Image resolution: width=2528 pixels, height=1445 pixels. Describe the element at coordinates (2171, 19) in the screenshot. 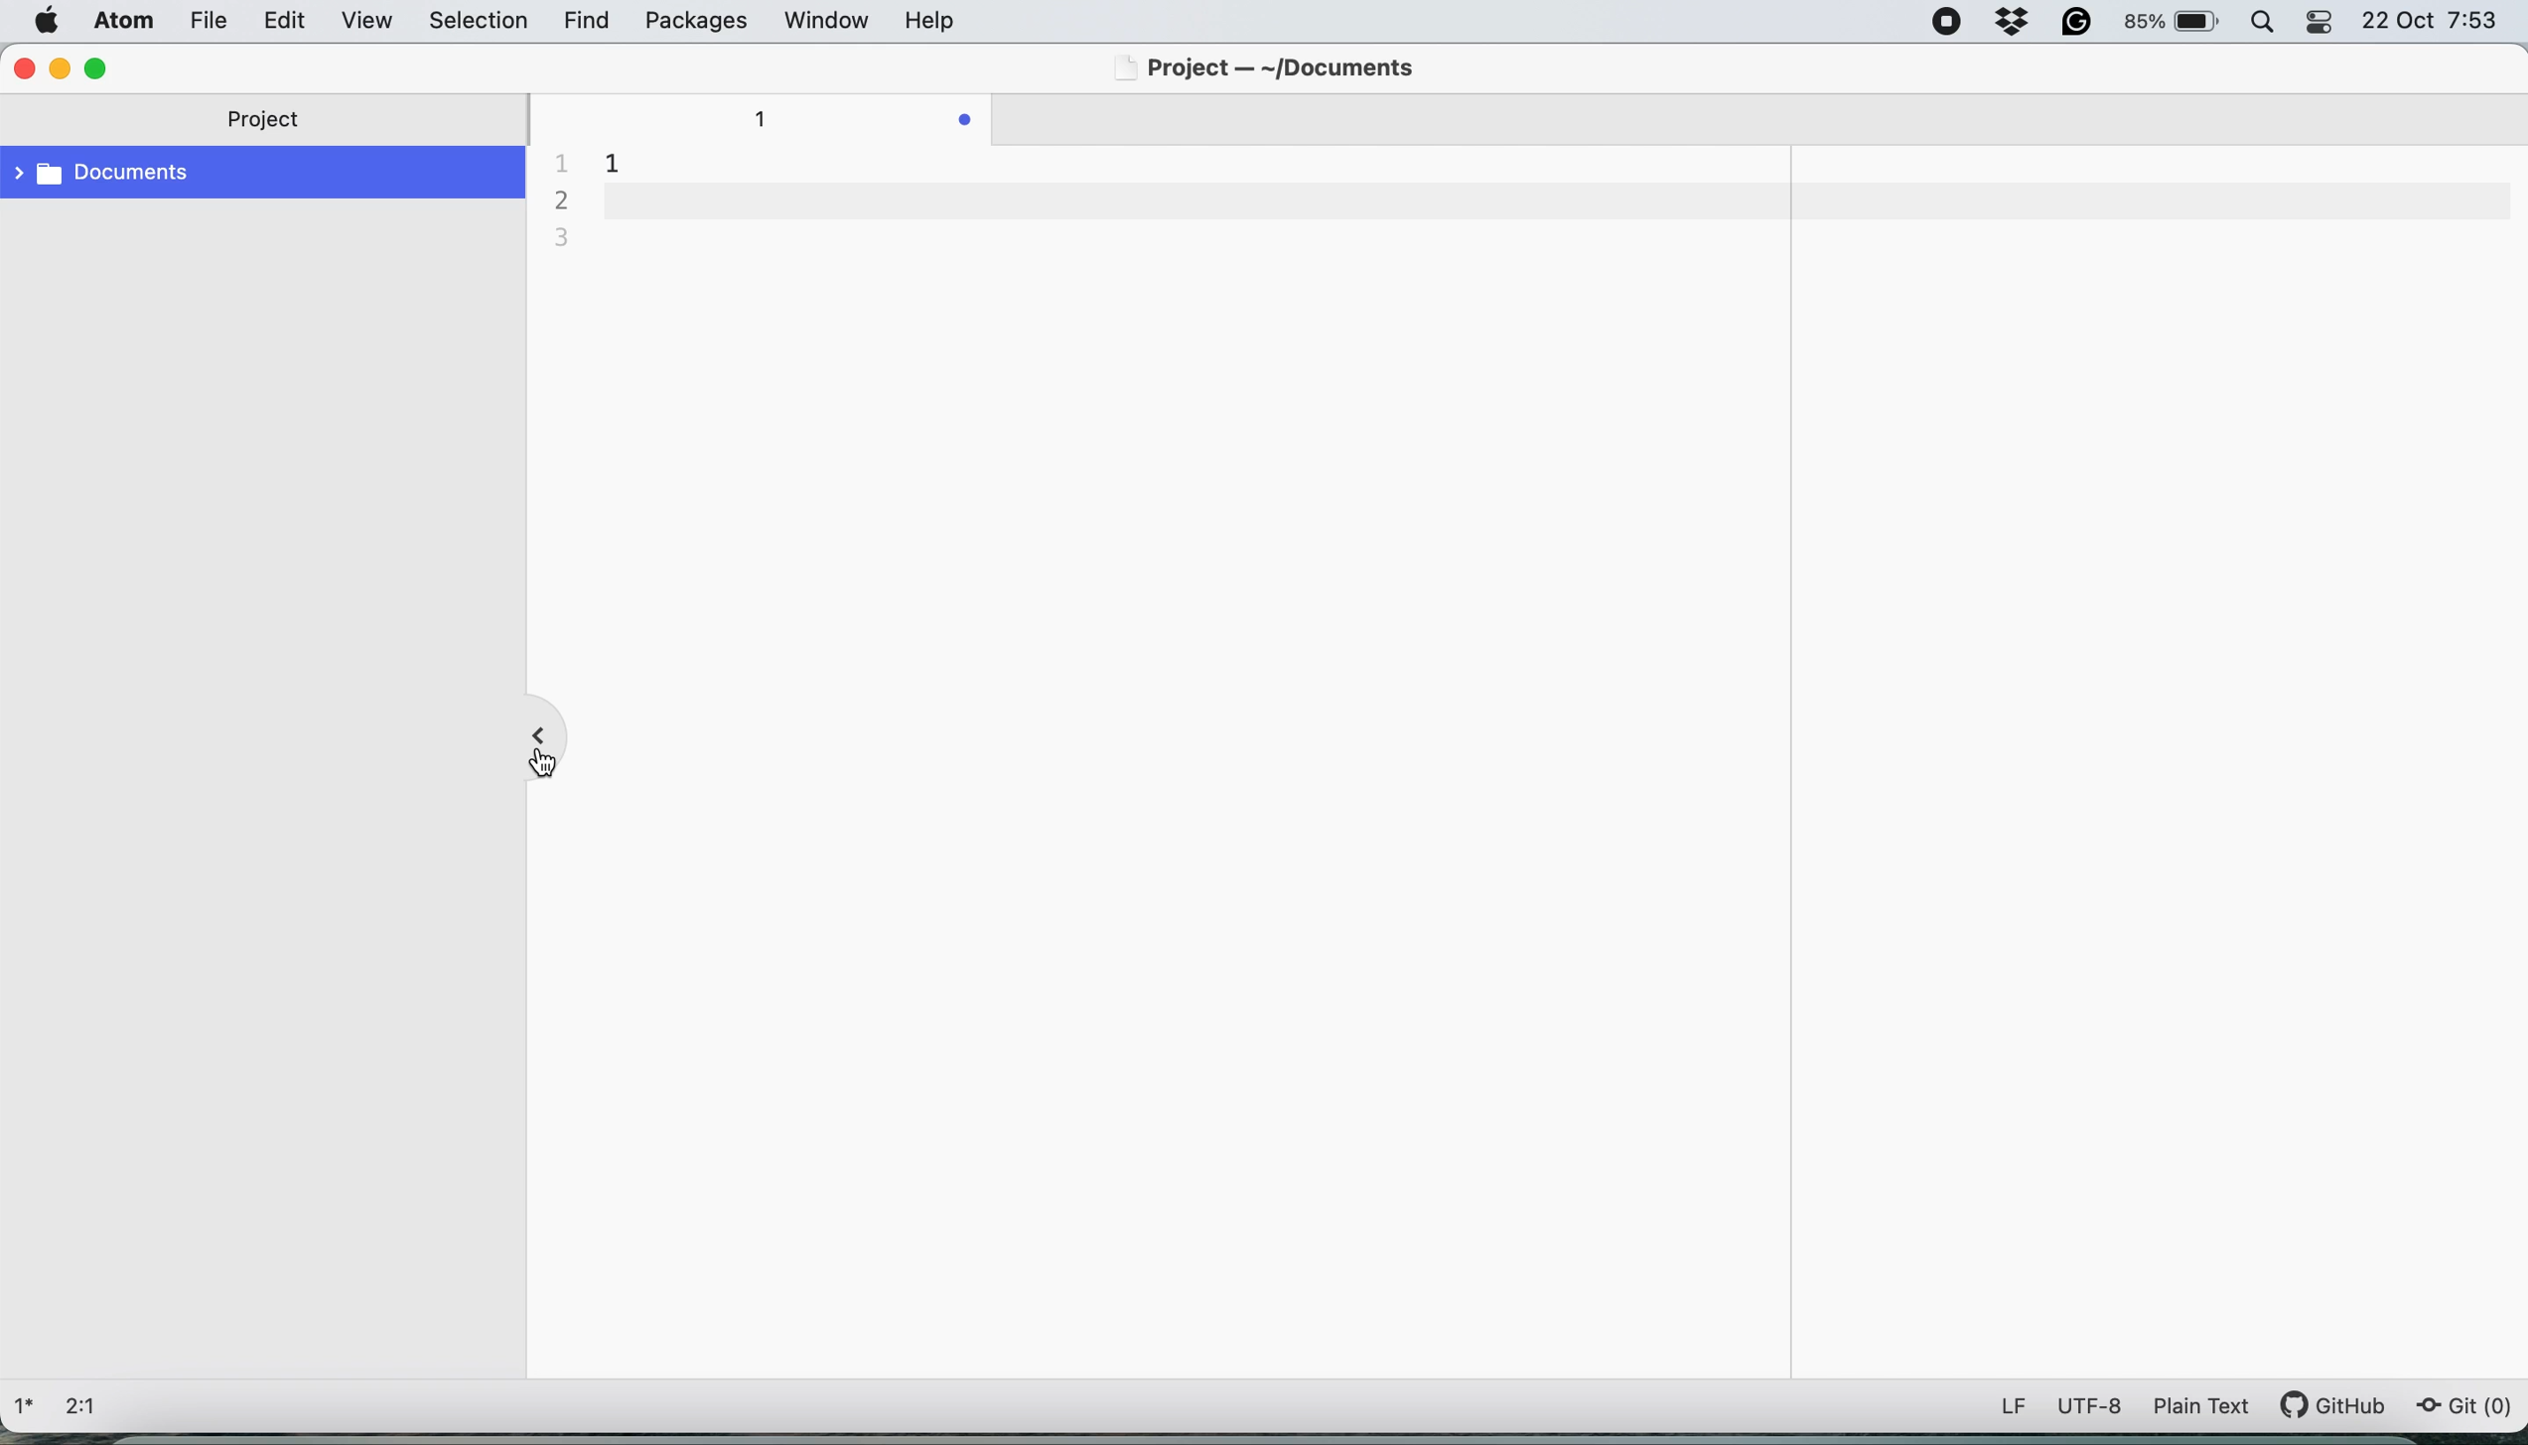

I see `battery` at that location.